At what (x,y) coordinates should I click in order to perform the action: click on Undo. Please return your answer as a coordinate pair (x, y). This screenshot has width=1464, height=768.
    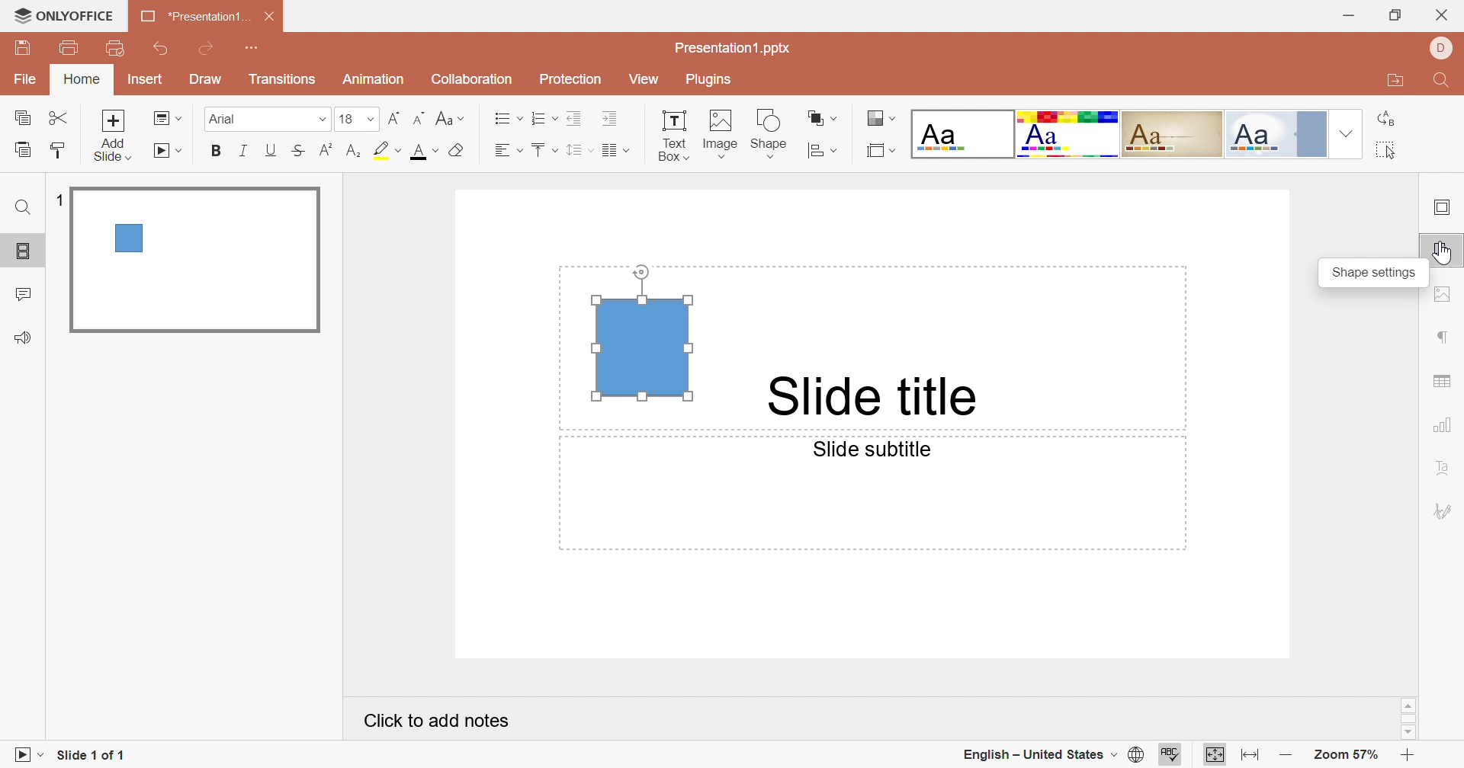
    Looking at the image, I should click on (161, 50).